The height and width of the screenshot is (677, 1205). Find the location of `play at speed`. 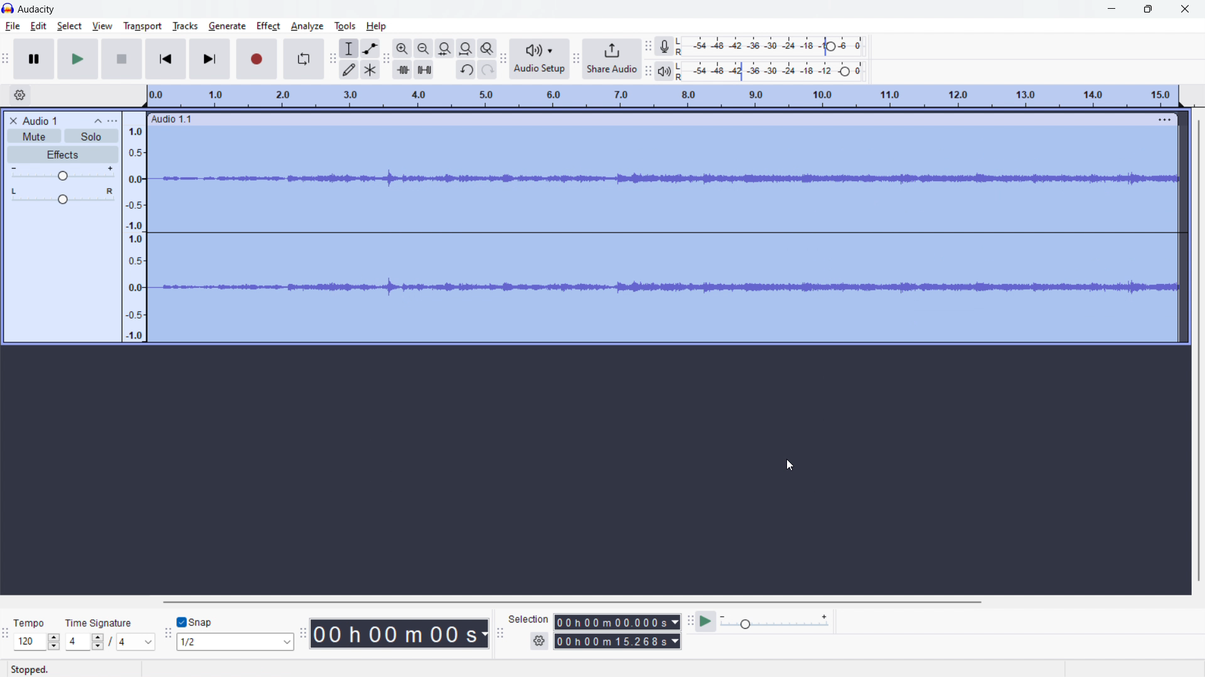

play at speed is located at coordinates (706, 622).